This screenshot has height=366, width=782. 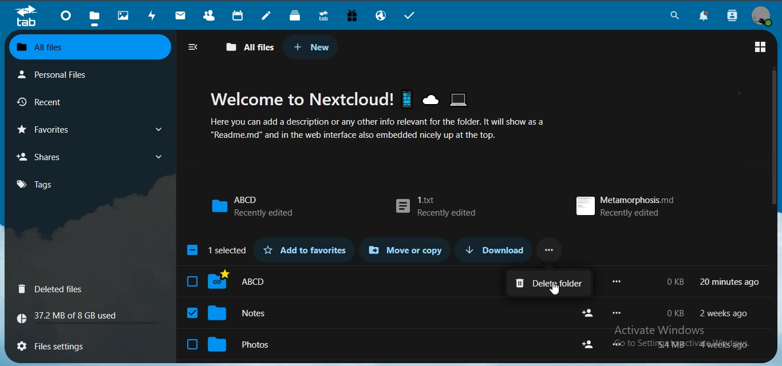 What do you see at coordinates (27, 17) in the screenshot?
I see `tab` at bounding box center [27, 17].